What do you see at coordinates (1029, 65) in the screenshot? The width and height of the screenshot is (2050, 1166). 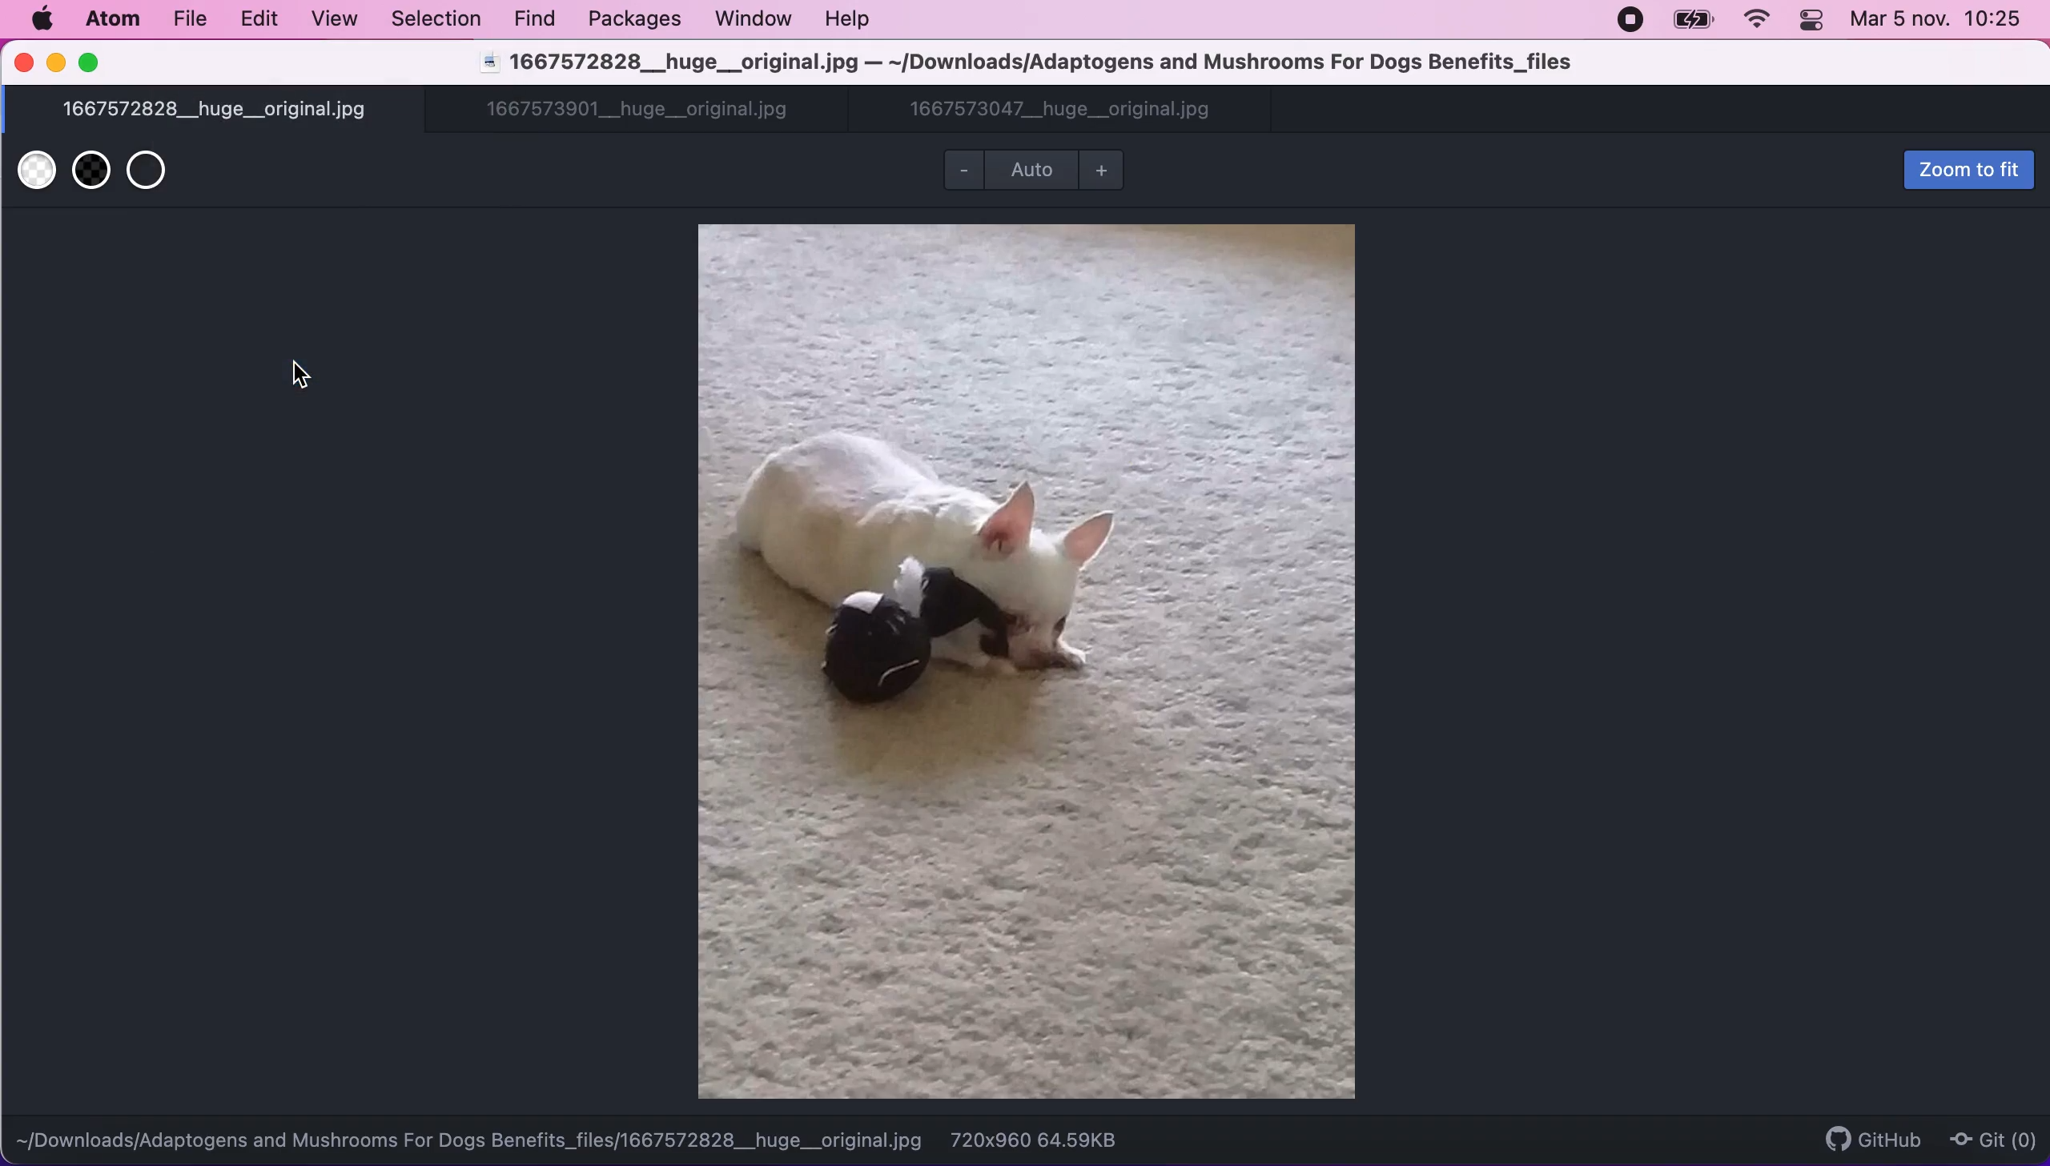 I see `1667572828__huge__original.jpg — ~/Downloads/Adaptogens and Mushrooms For Dogs Benefits_files` at bounding box center [1029, 65].